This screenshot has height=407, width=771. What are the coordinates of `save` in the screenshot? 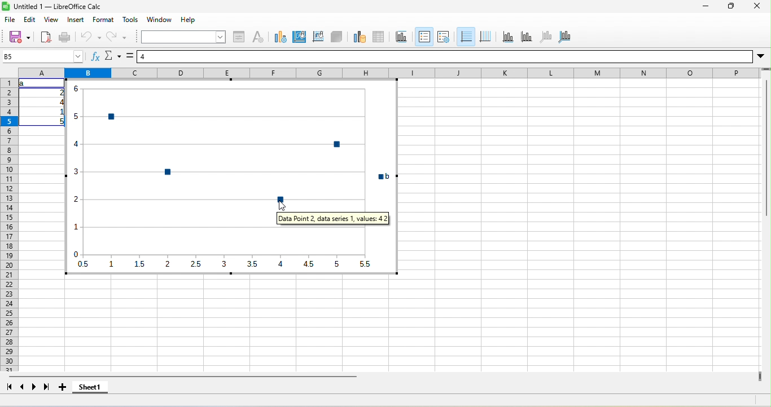 It's located at (19, 37).